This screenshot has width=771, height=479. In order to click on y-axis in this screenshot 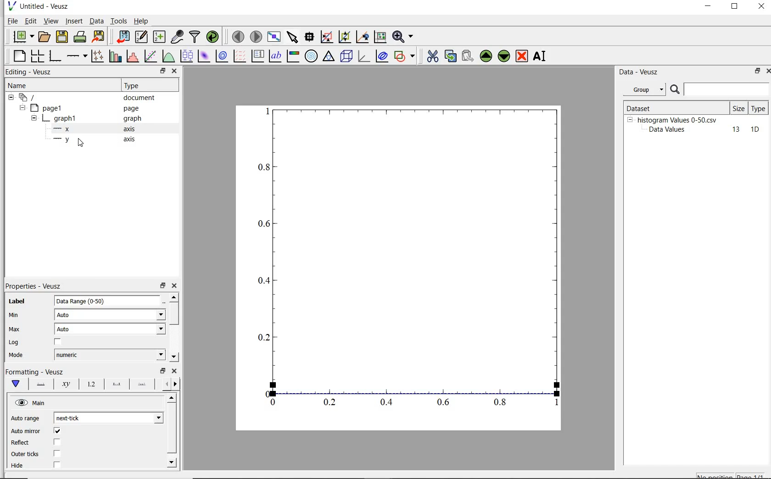, I will do `click(63, 139)`.